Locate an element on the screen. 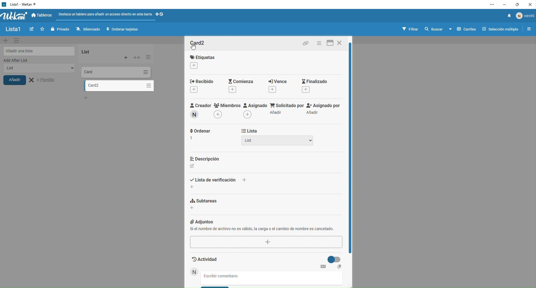 Image resolution: width=536 pixels, height=288 pixels. add after list is located at coordinates (33, 60).